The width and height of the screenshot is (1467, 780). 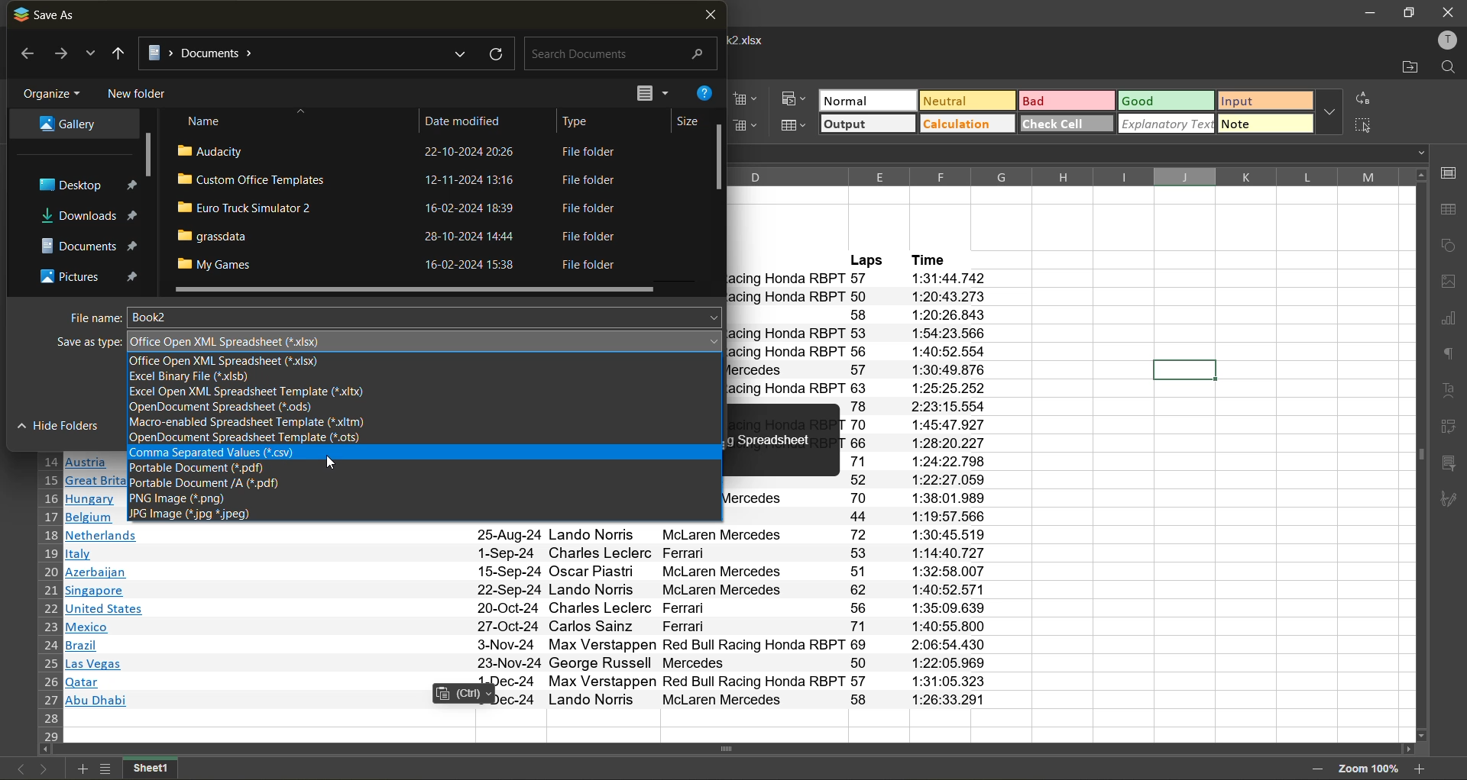 What do you see at coordinates (1067, 124) in the screenshot?
I see `check cell` at bounding box center [1067, 124].